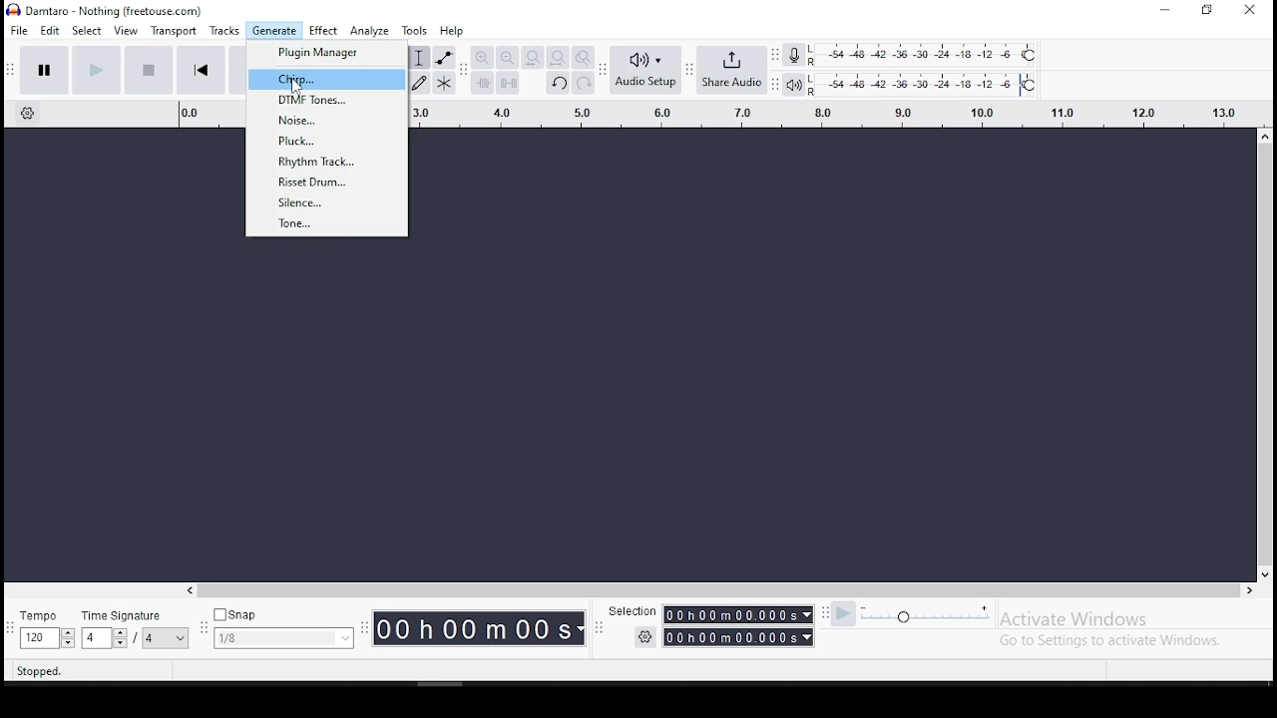 The image size is (1277, 718). What do you see at coordinates (324, 30) in the screenshot?
I see `effect` at bounding box center [324, 30].